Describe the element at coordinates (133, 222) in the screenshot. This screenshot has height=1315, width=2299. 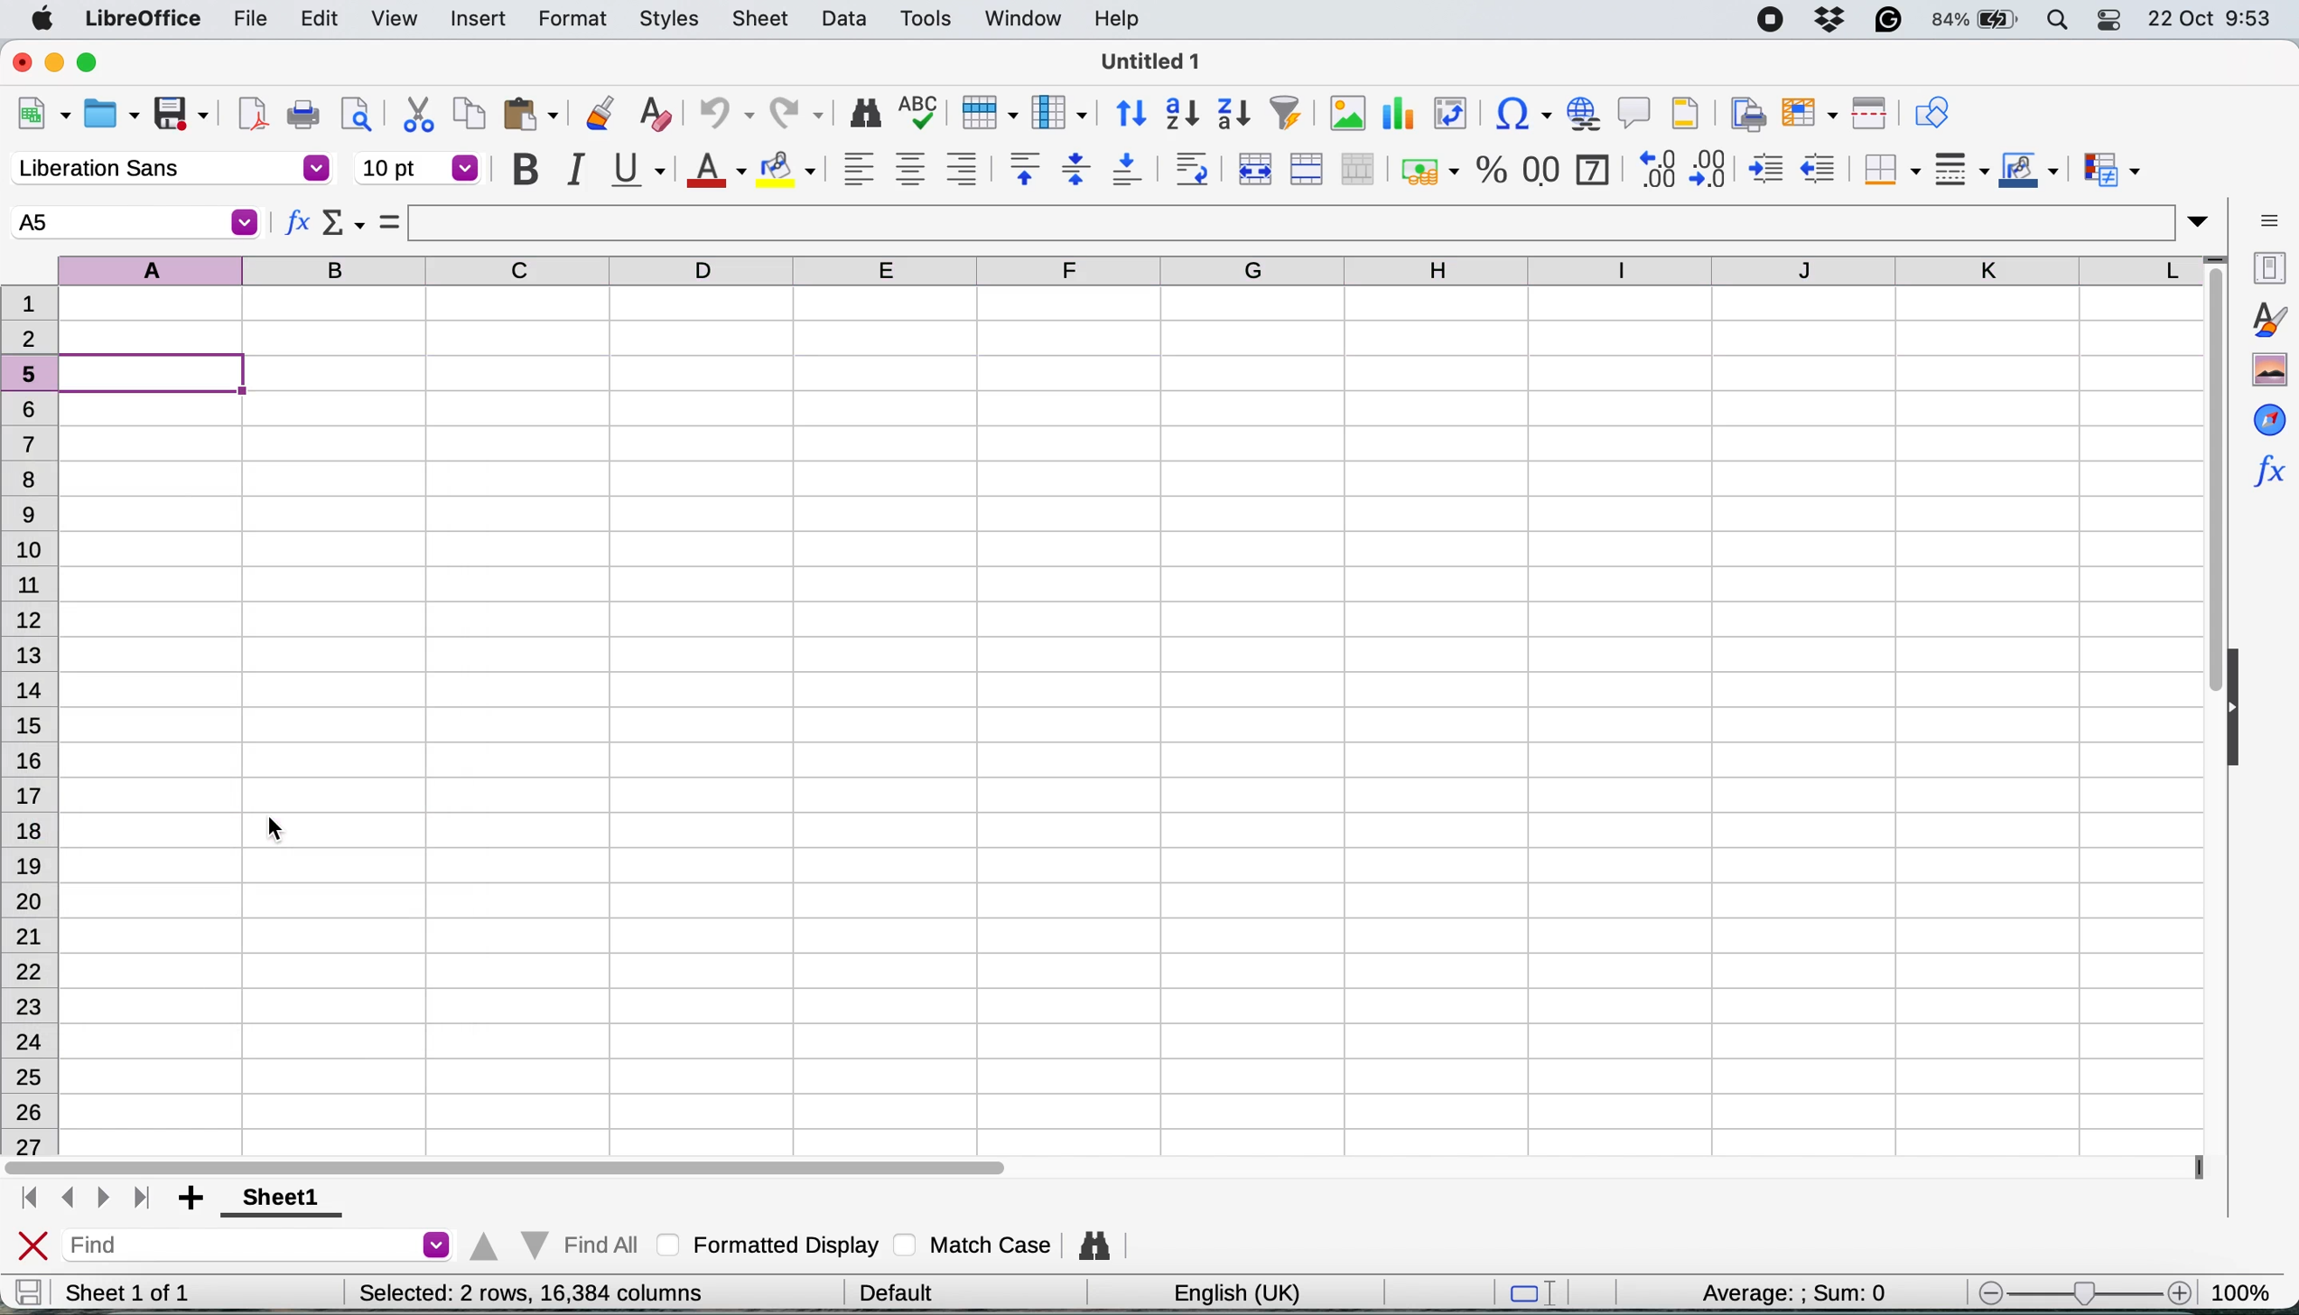
I see `selected cell` at that location.